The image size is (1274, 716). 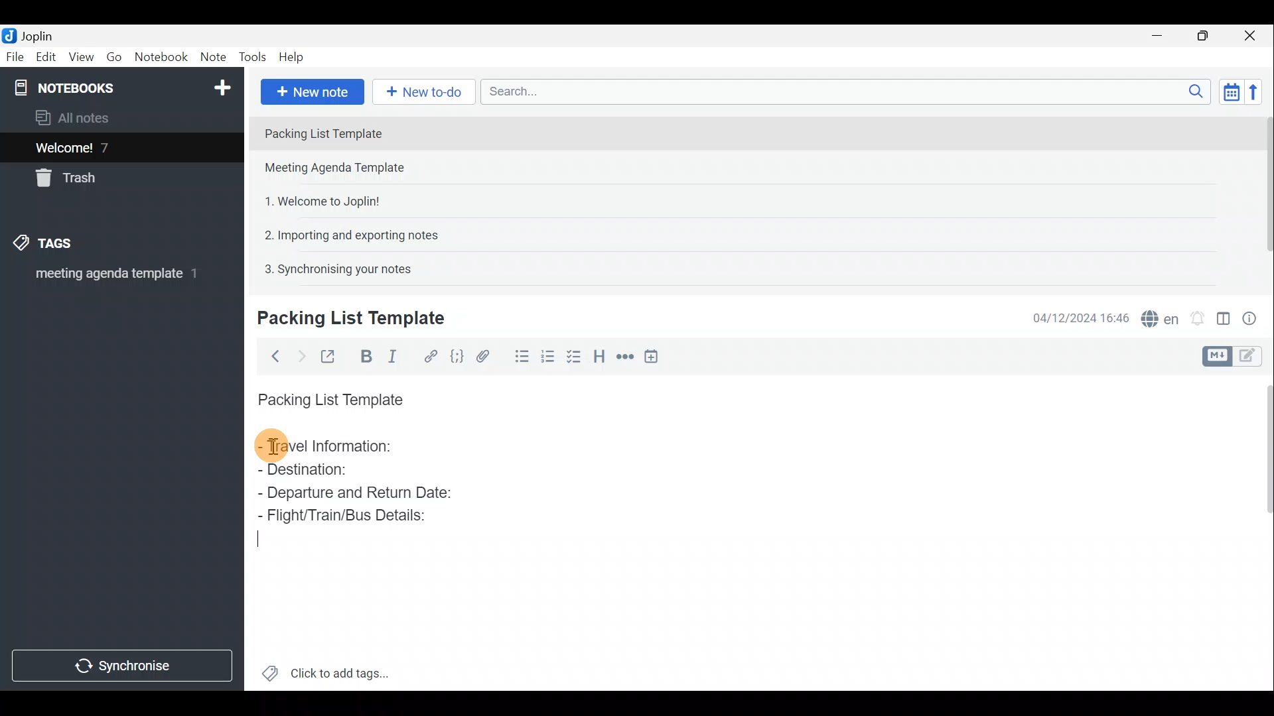 What do you see at coordinates (115, 57) in the screenshot?
I see `Go` at bounding box center [115, 57].